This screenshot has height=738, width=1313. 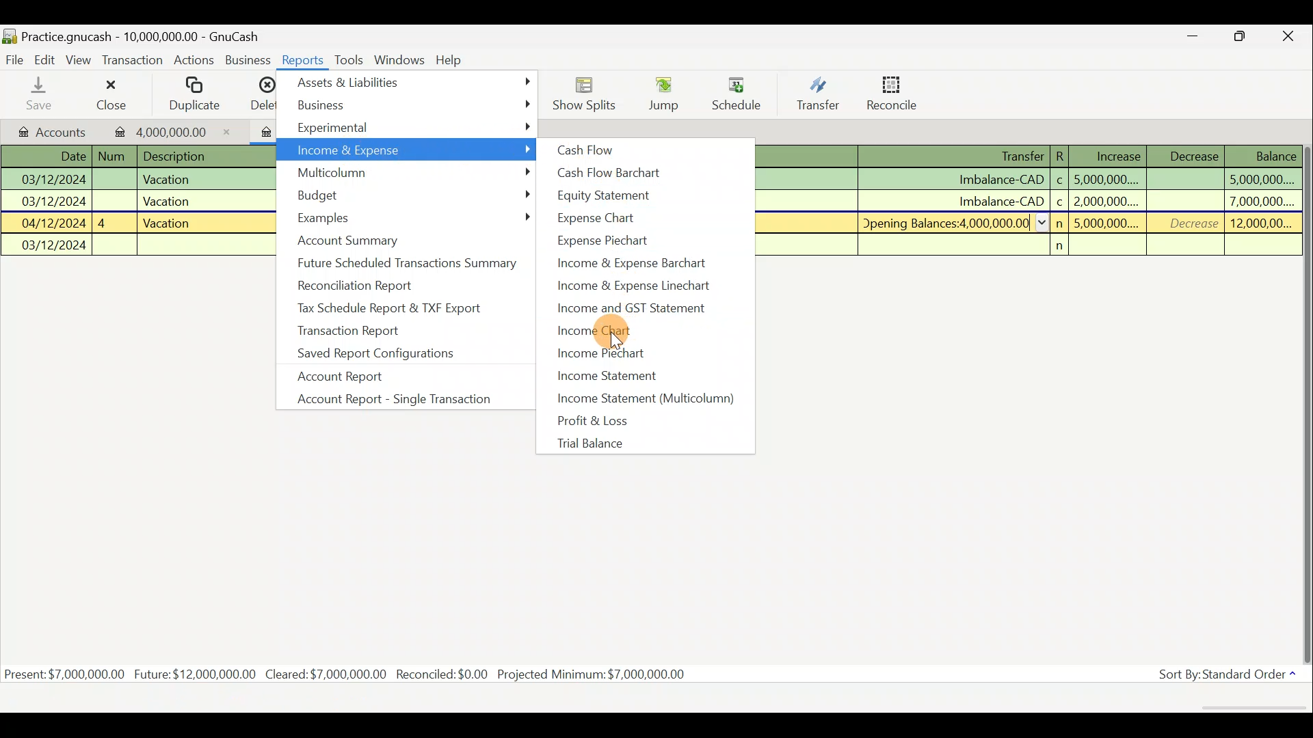 I want to click on Maximize, so click(x=1238, y=38).